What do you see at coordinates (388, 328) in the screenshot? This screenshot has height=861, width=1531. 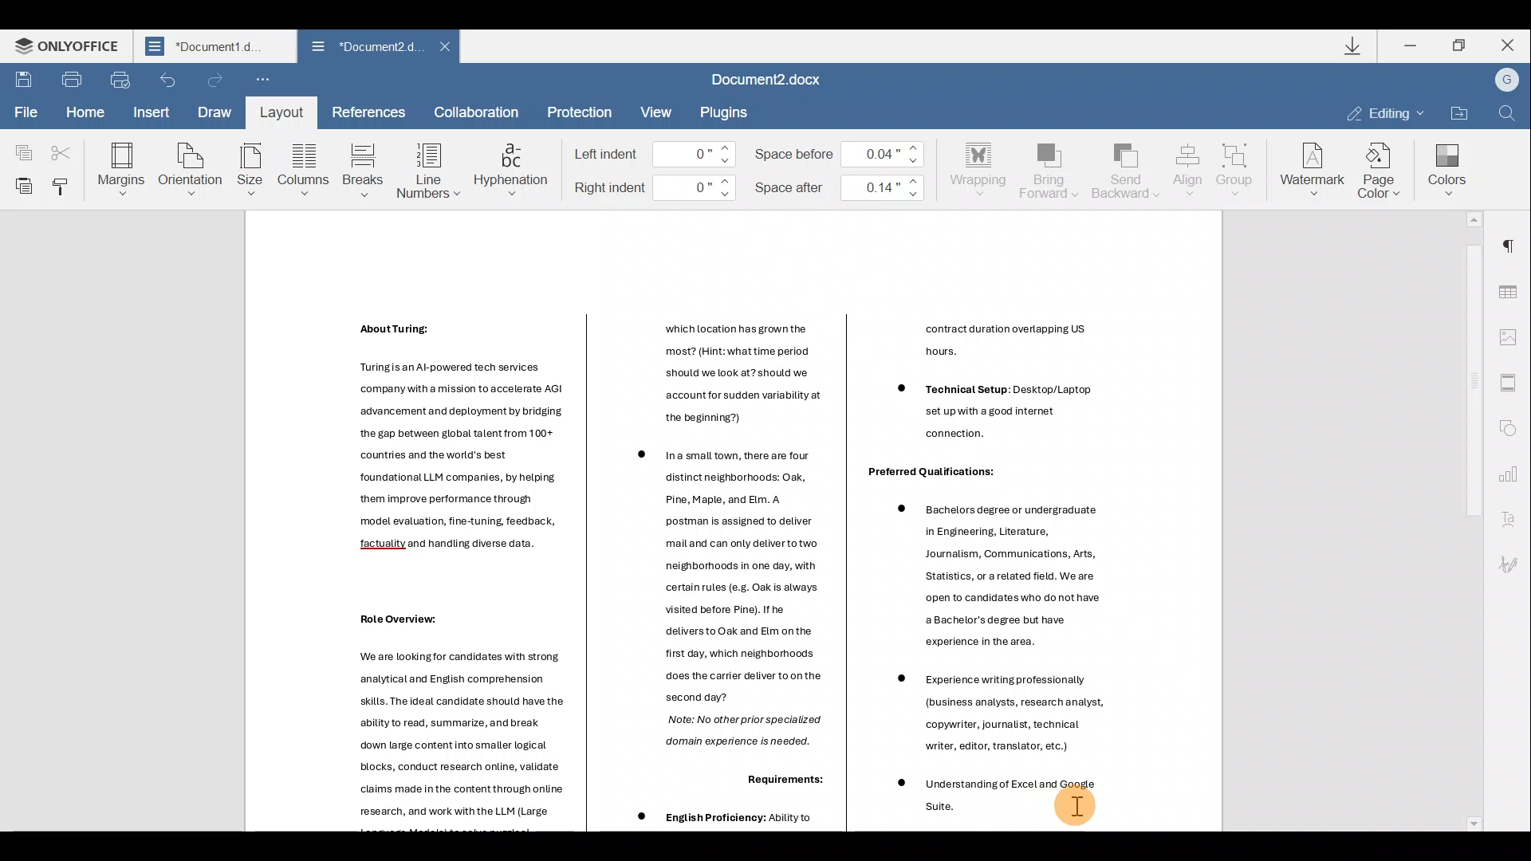 I see `` at bounding box center [388, 328].